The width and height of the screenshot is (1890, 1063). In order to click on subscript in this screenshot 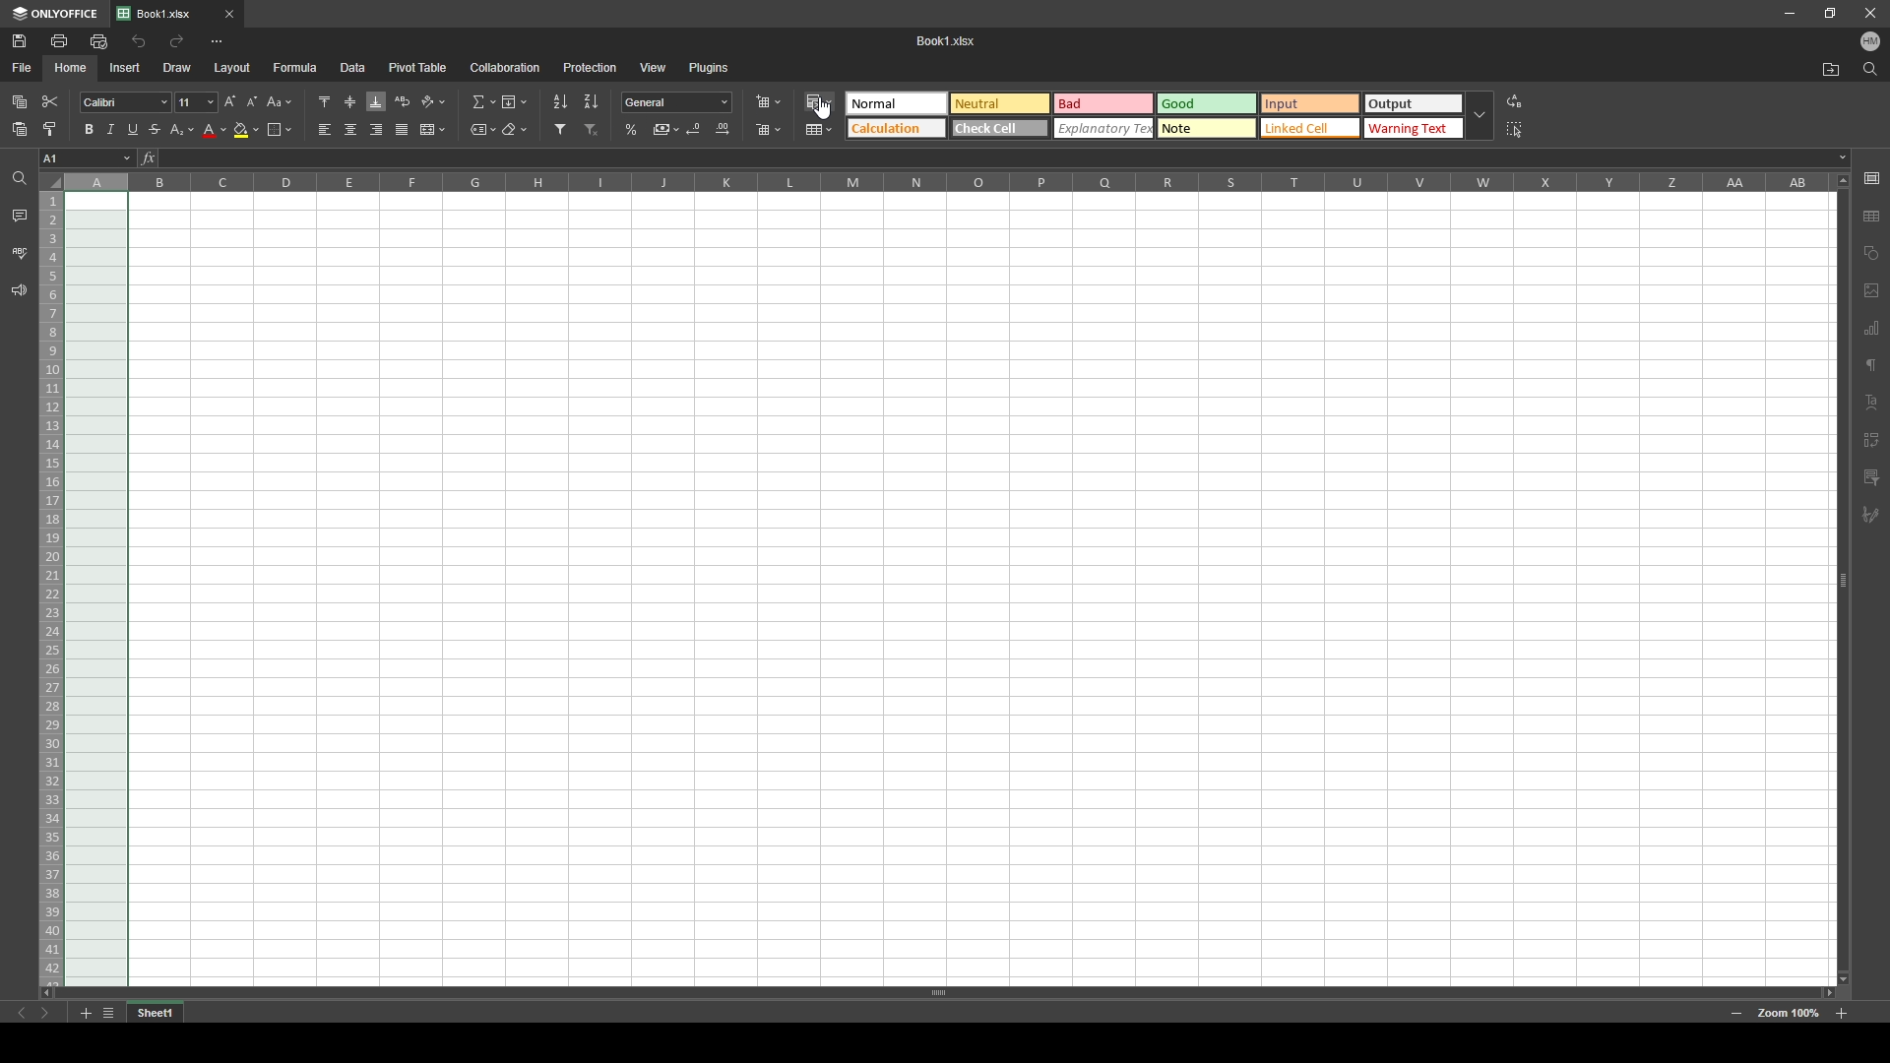, I will do `click(183, 129)`.